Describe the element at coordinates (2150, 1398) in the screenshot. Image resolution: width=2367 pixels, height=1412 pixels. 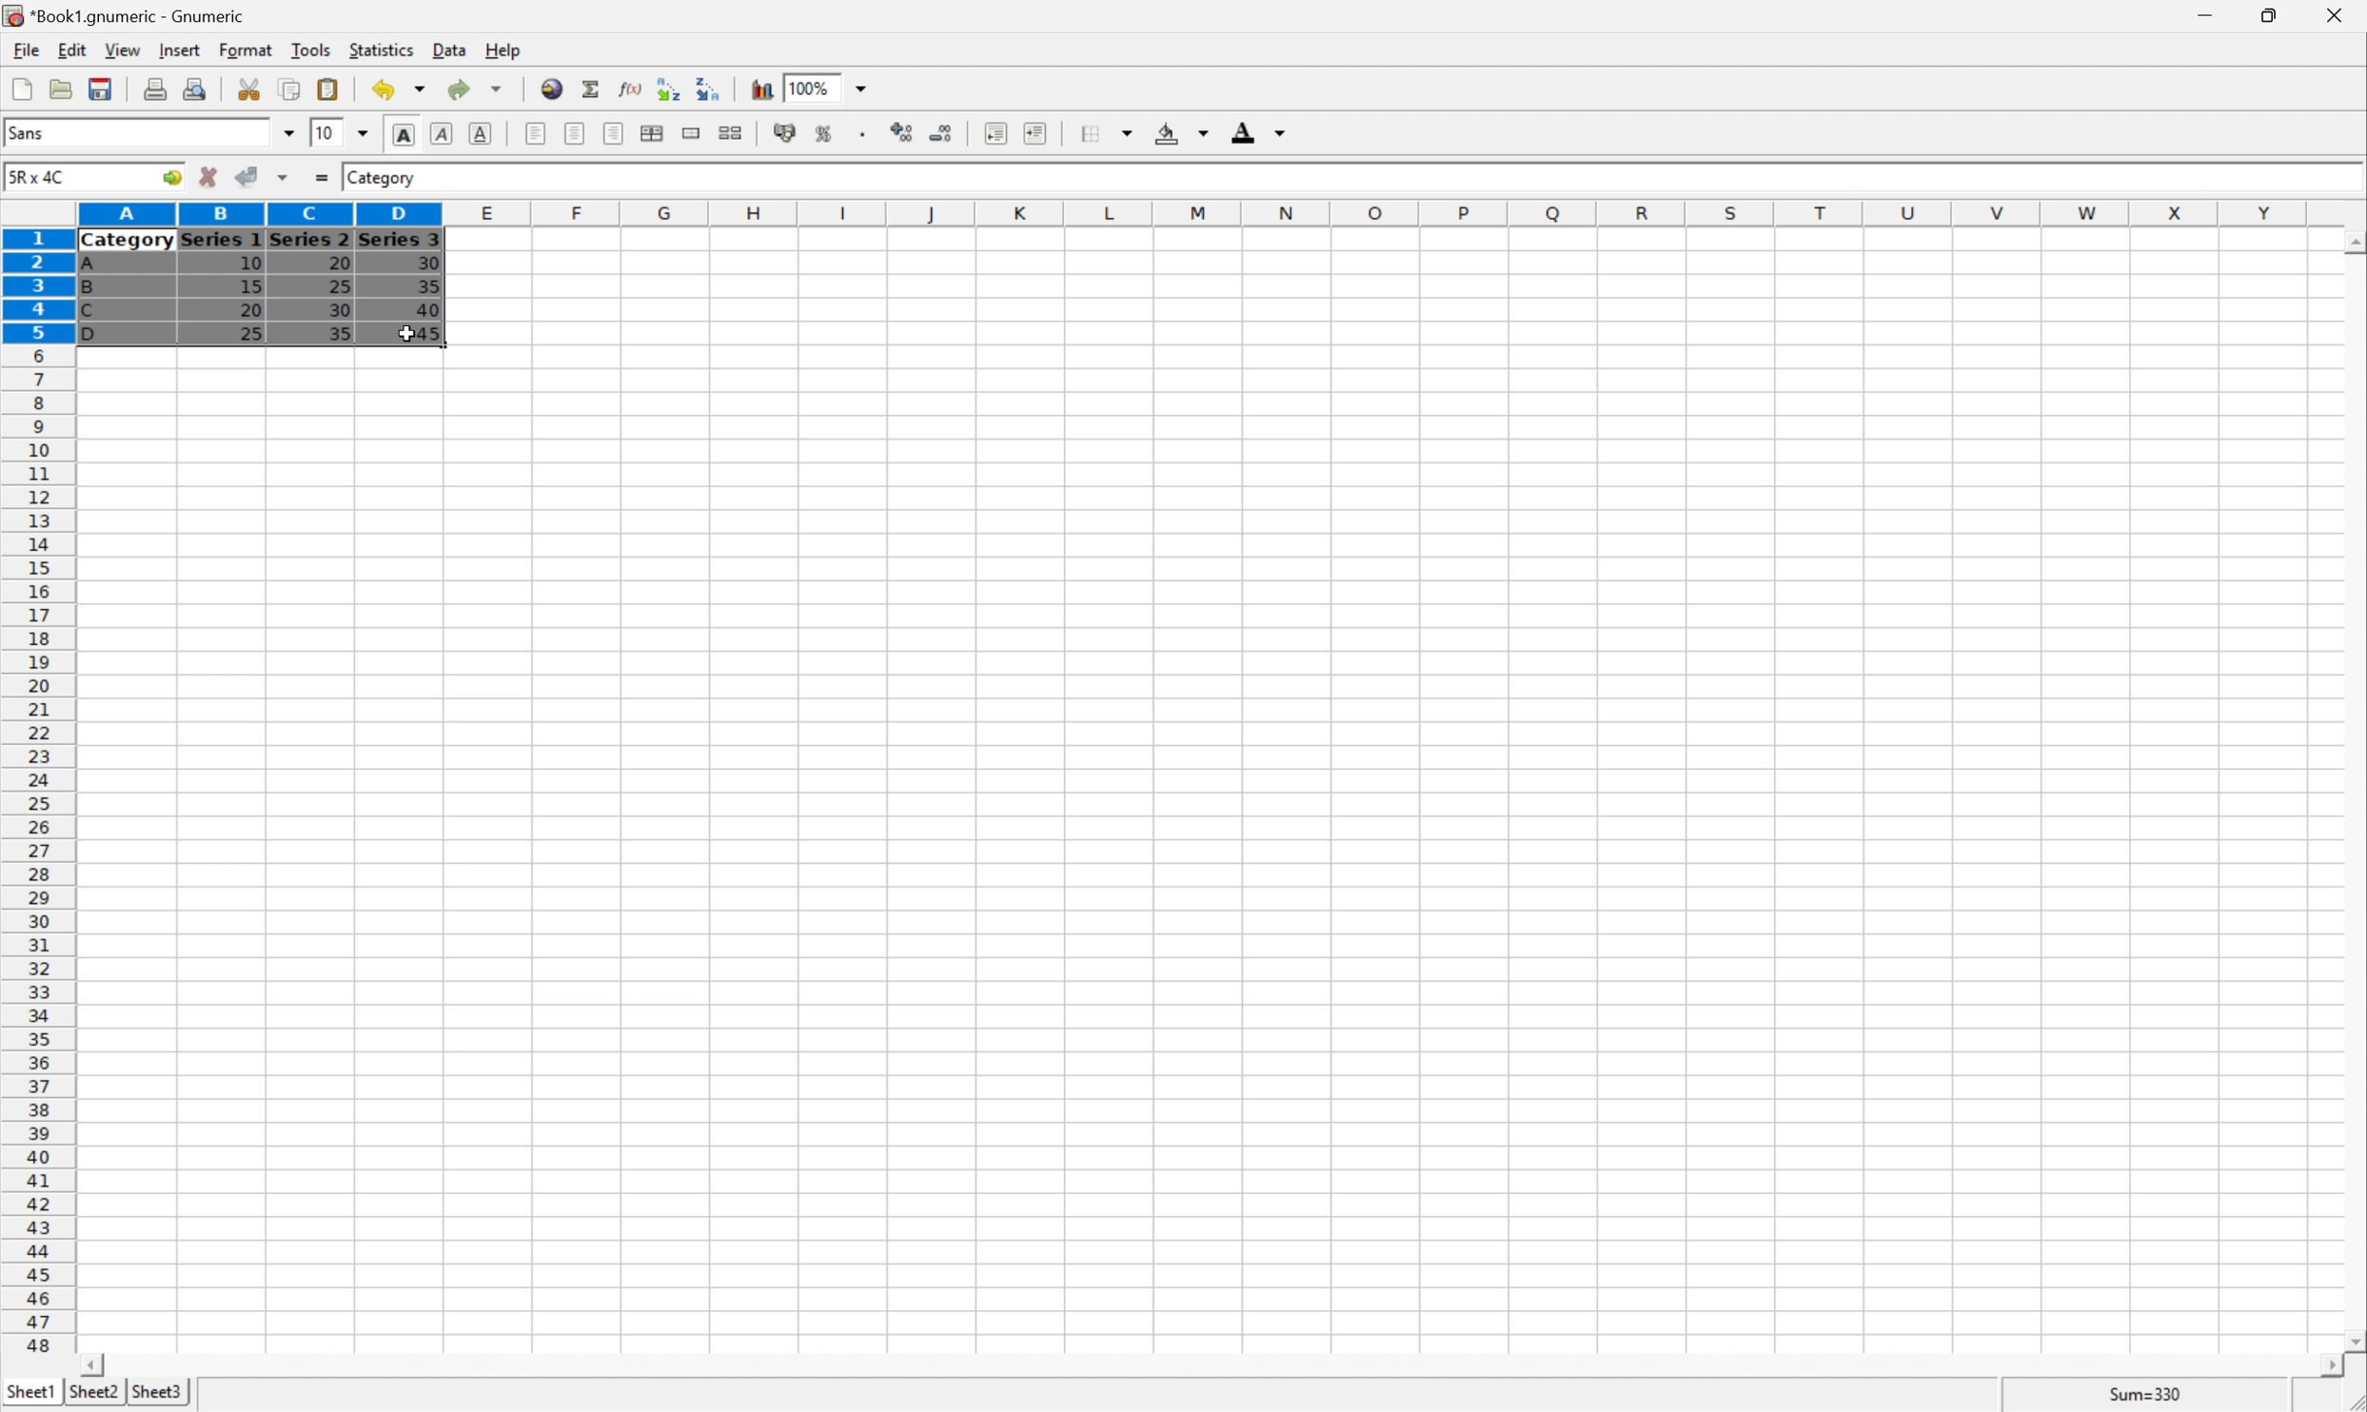
I see `Sum=0` at that location.